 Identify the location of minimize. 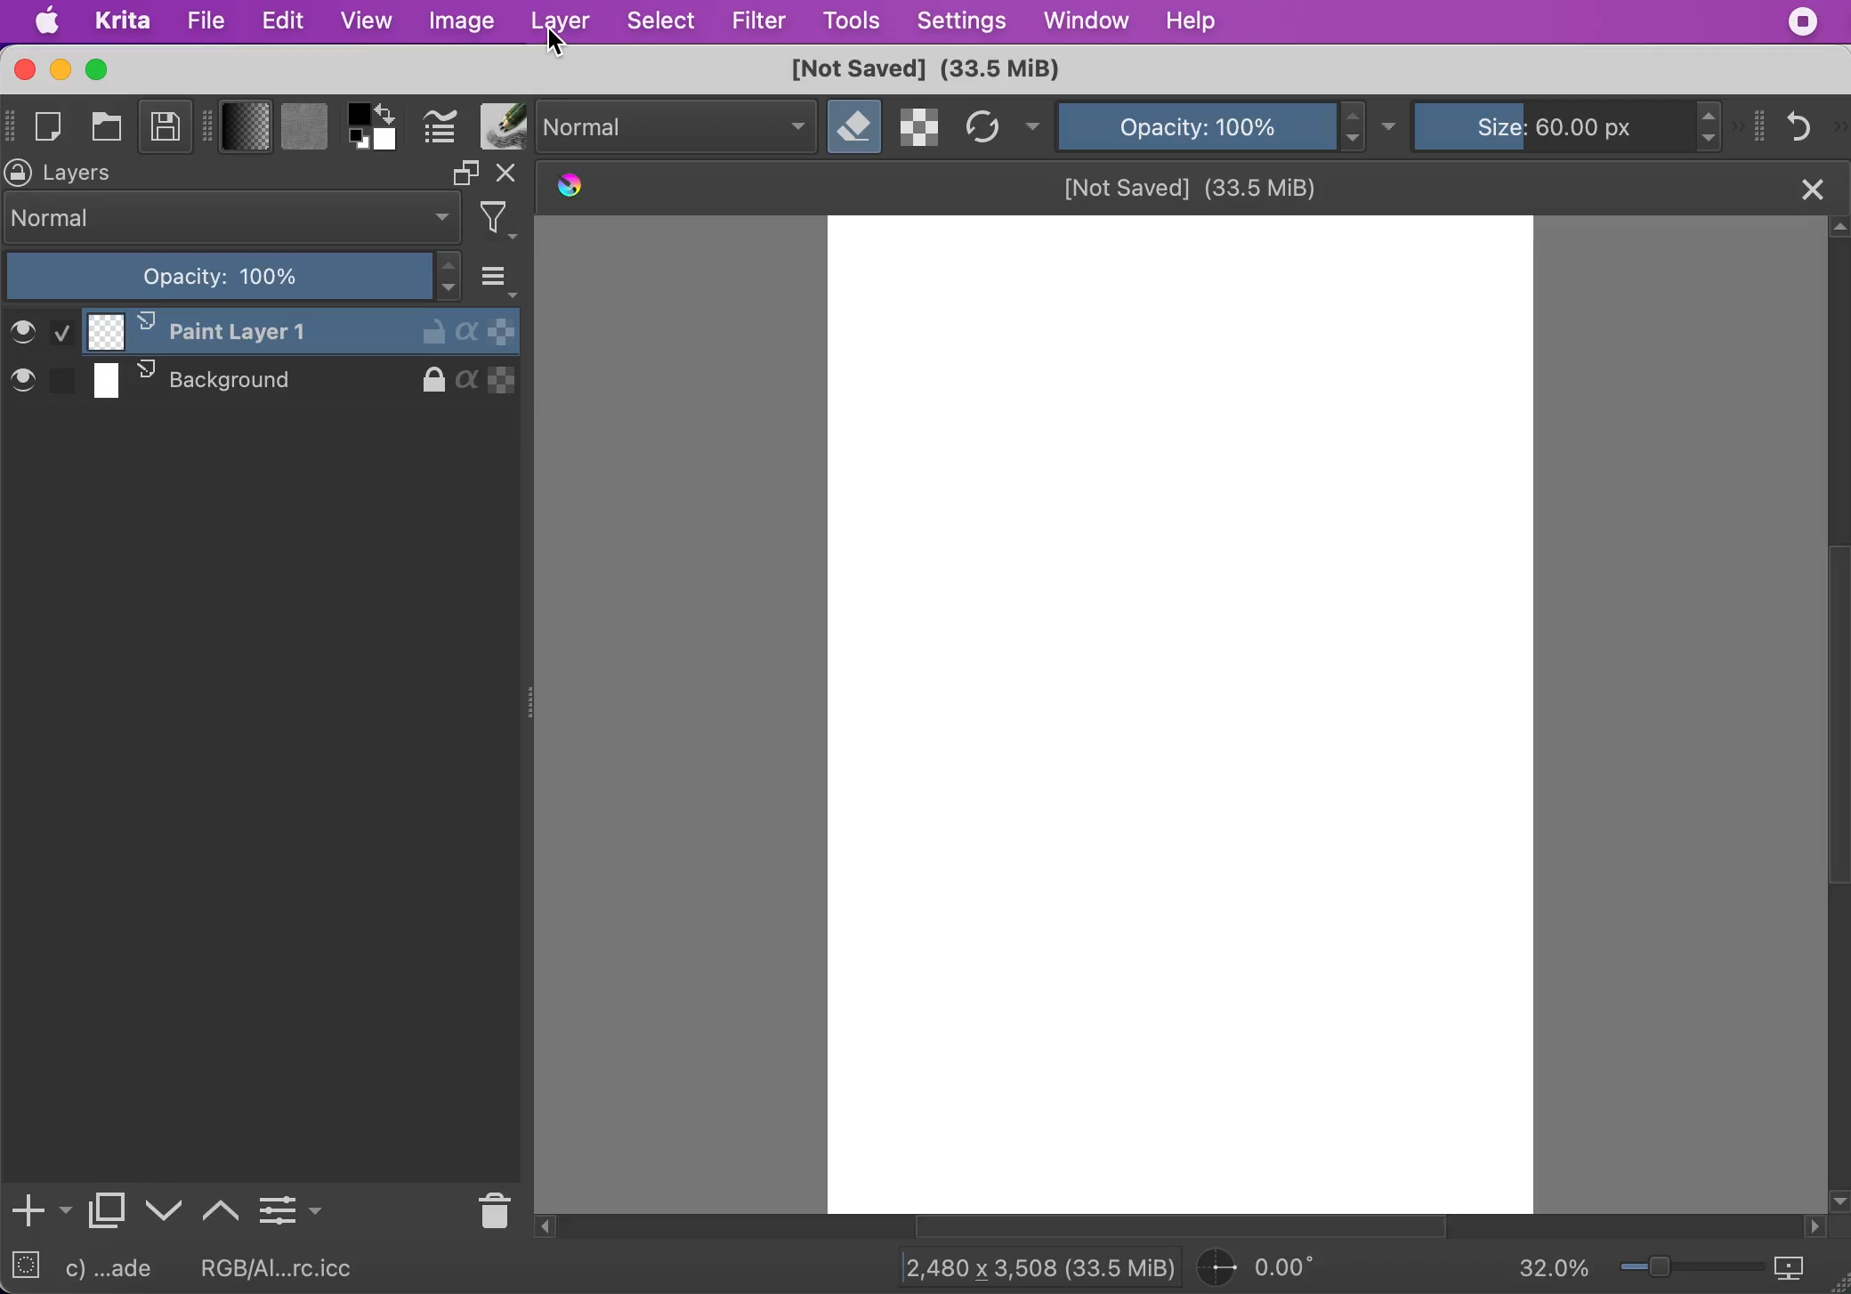
(59, 69).